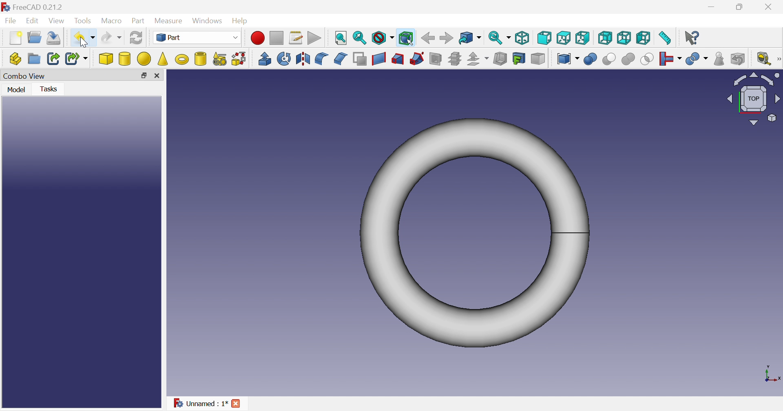 The height and width of the screenshot is (411, 783). Describe the element at coordinates (628, 59) in the screenshot. I see `Union` at that location.